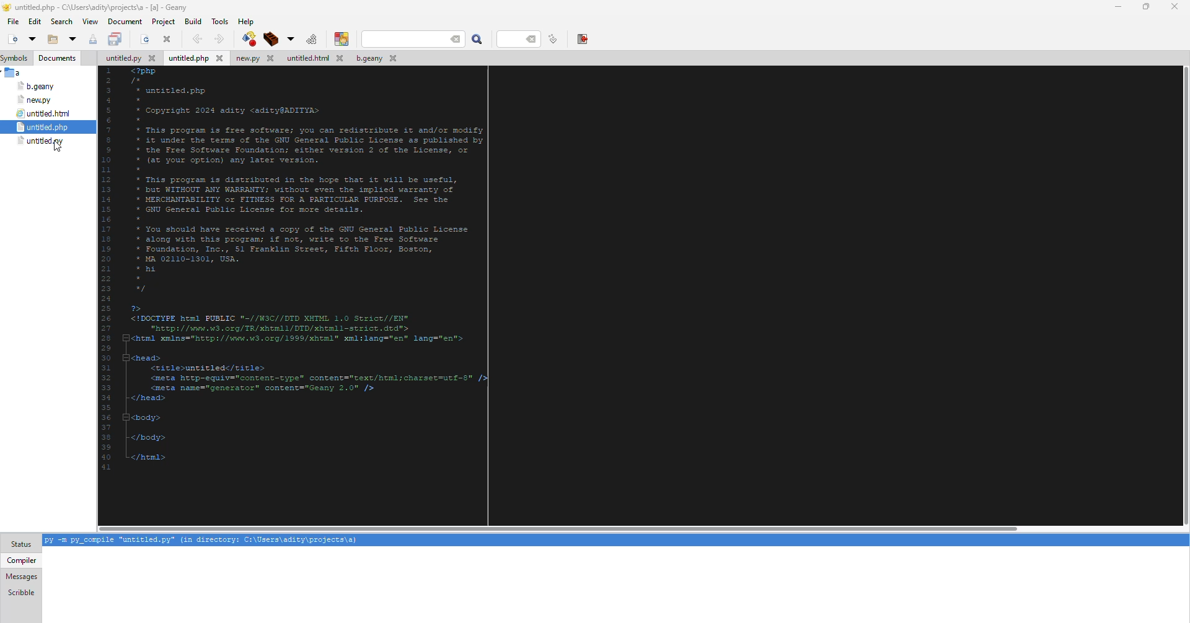 Image resolution: width=1190 pixels, height=623 pixels. Describe the element at coordinates (125, 21) in the screenshot. I see `document` at that location.